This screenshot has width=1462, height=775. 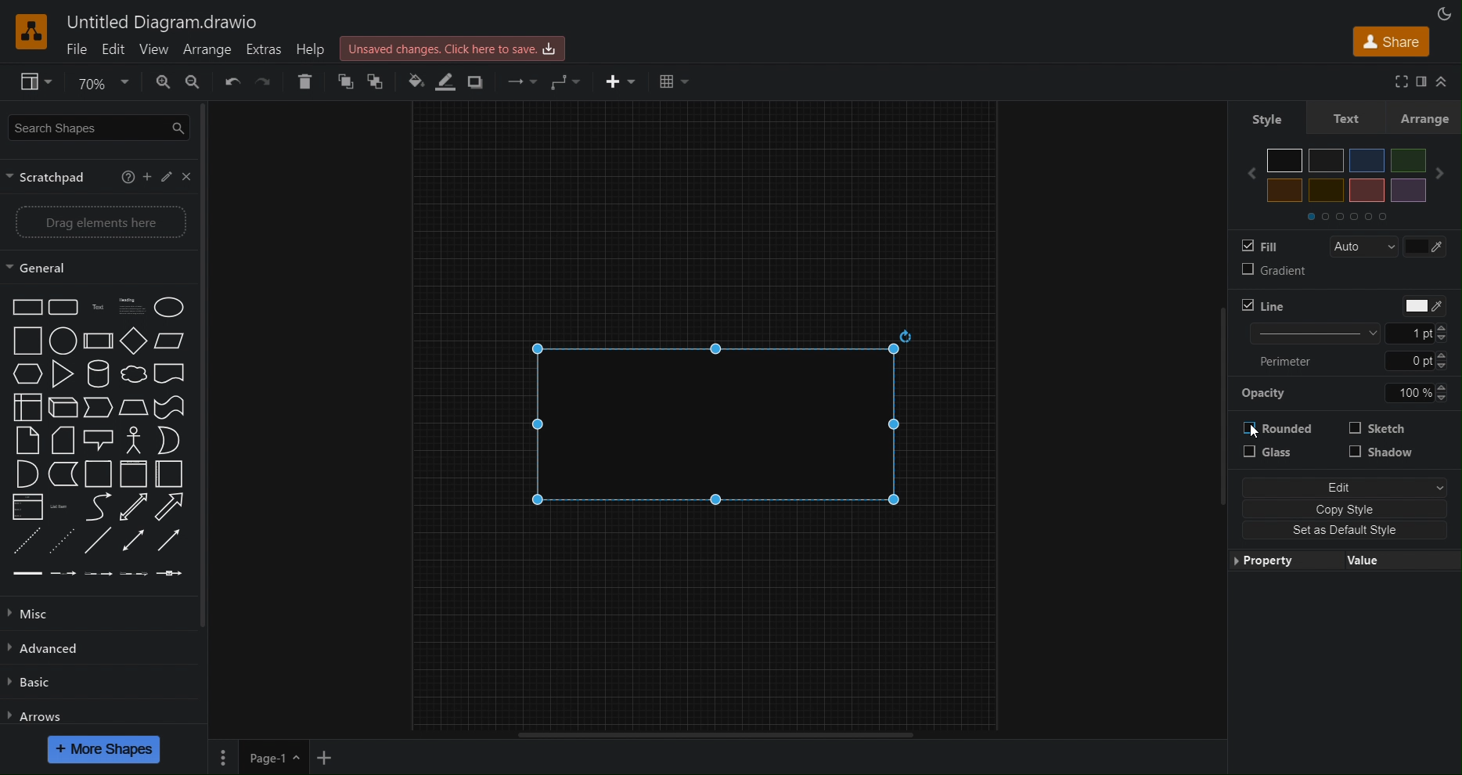 I want to click on close, so click(x=189, y=176).